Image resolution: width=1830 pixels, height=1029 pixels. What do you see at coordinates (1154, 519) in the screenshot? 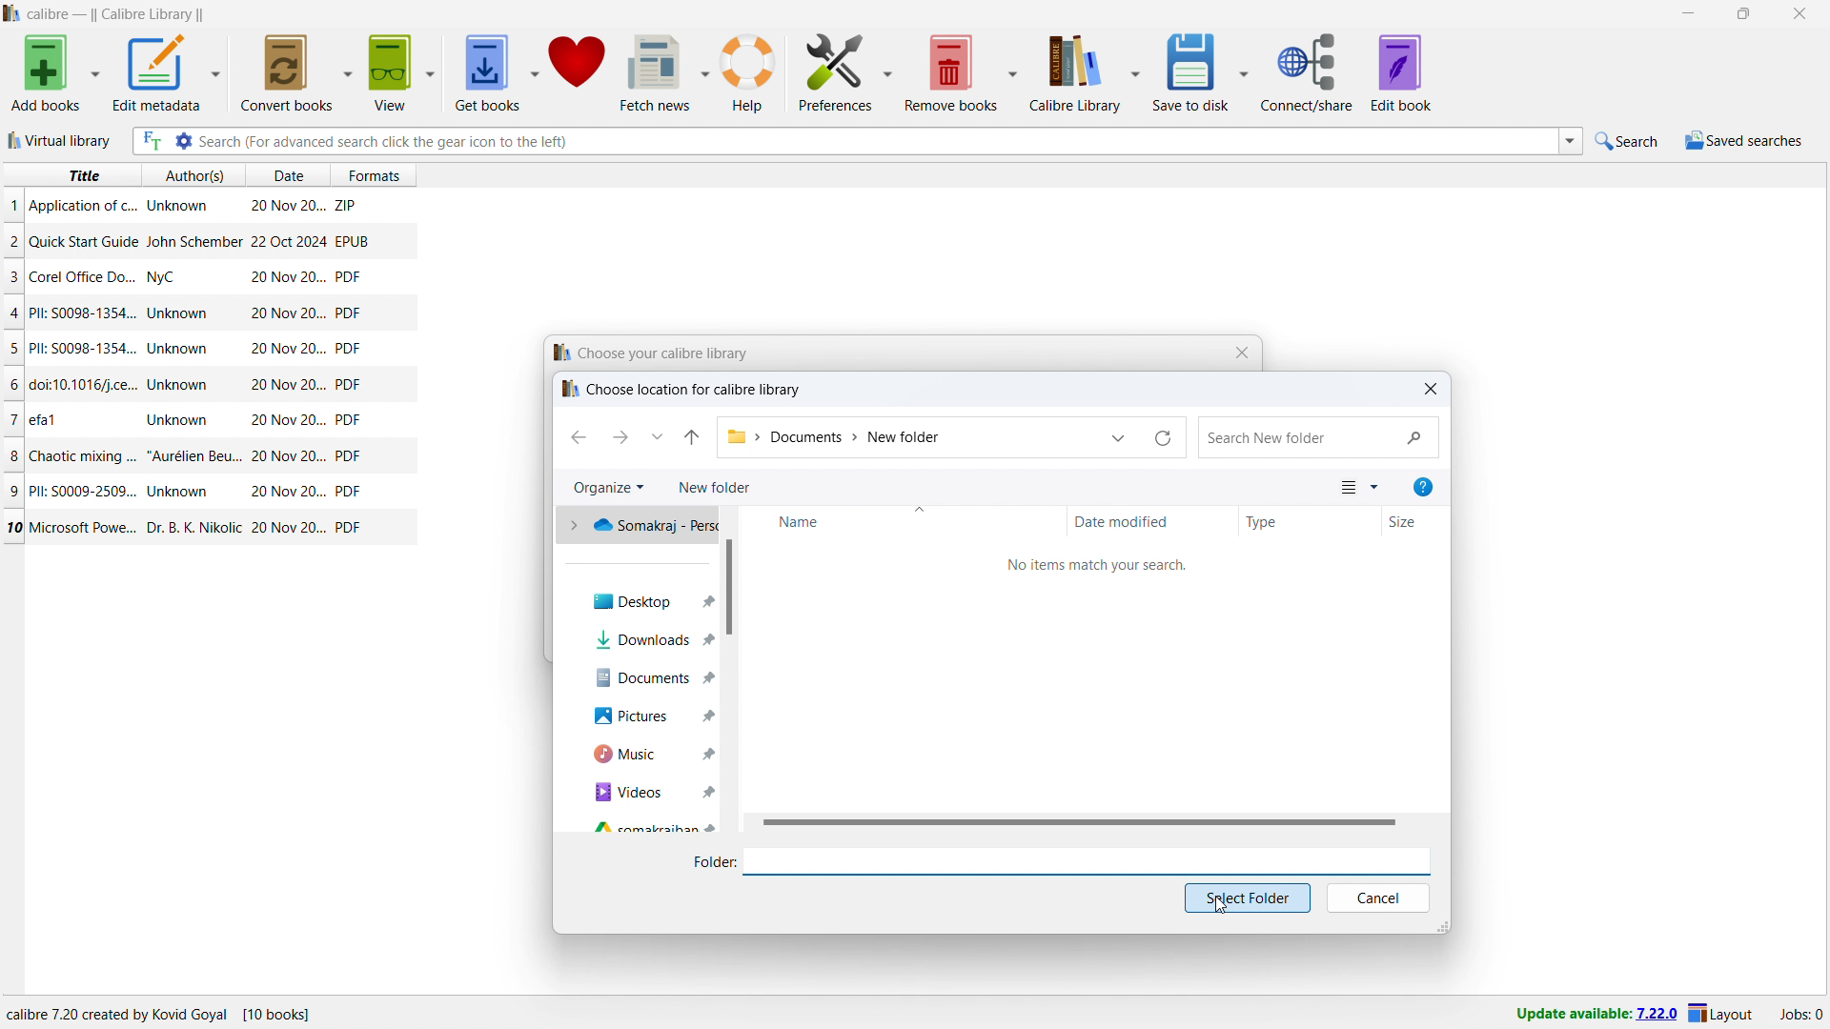
I see `date modified` at bounding box center [1154, 519].